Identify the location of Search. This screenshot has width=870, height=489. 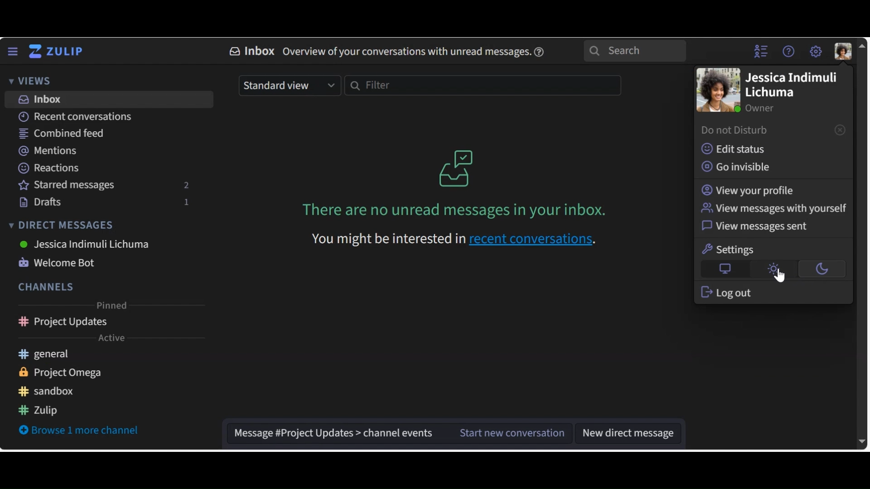
(635, 51).